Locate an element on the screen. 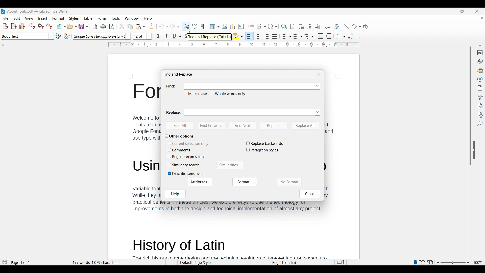 This screenshot has height=273, width=485. Toggle for Current selection only is located at coordinates (189, 144).